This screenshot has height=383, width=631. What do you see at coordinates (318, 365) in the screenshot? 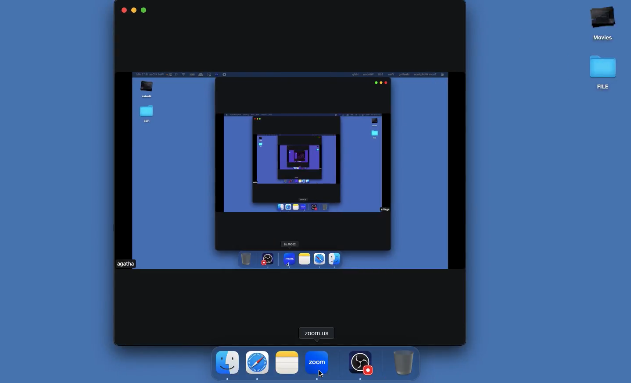
I see `Click` at bounding box center [318, 365].